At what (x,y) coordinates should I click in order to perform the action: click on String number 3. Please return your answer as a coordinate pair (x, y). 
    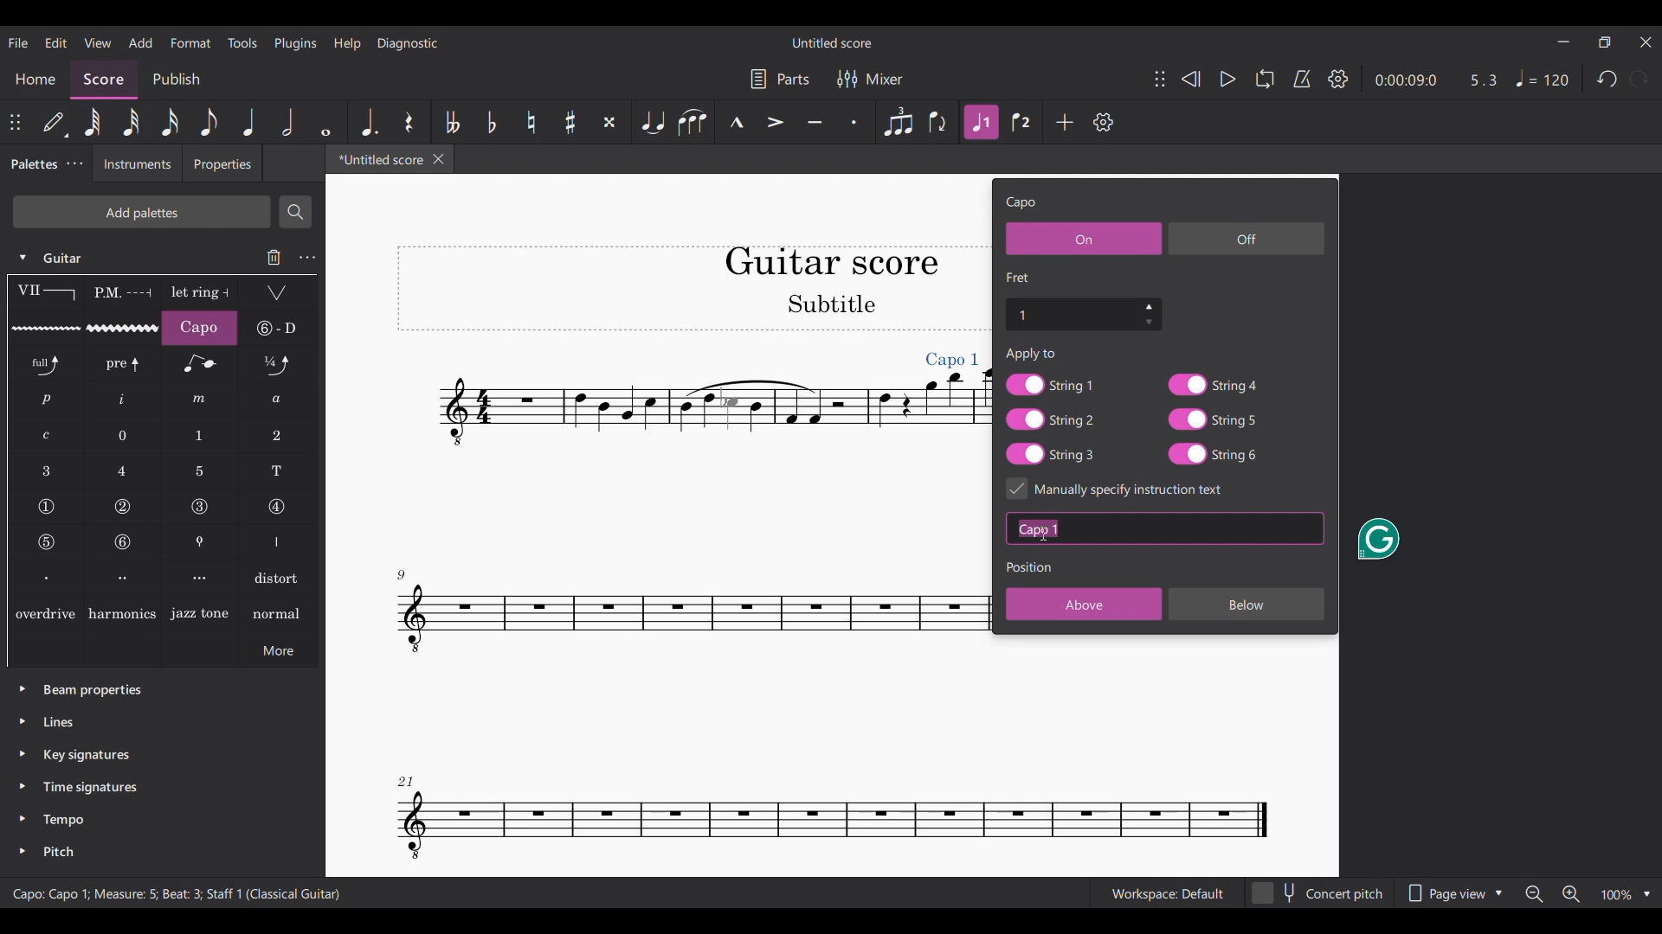
    Looking at the image, I should click on (200, 507).